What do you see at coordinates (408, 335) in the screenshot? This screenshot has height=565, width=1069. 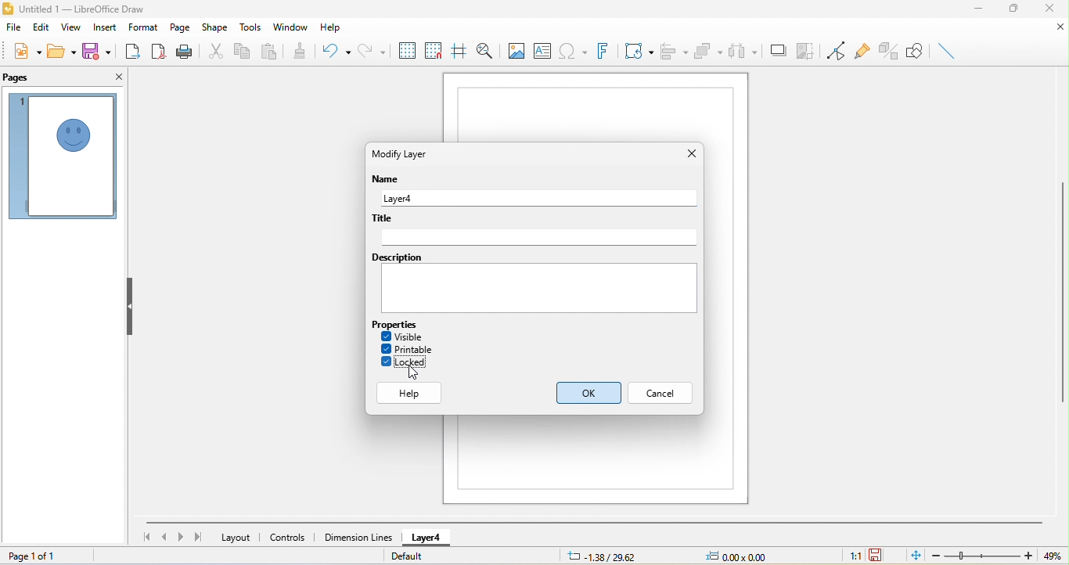 I see `visible` at bounding box center [408, 335].